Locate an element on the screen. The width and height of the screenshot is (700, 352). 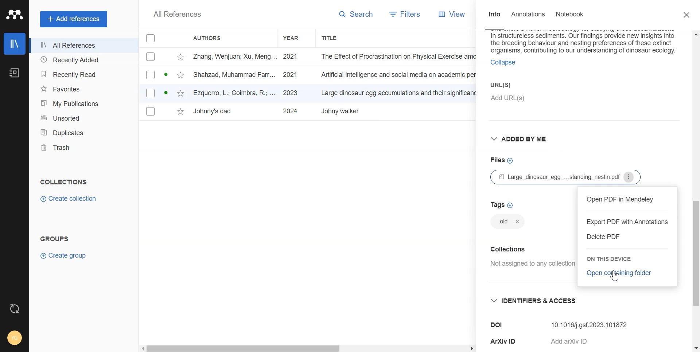
Title is located at coordinates (395, 74).